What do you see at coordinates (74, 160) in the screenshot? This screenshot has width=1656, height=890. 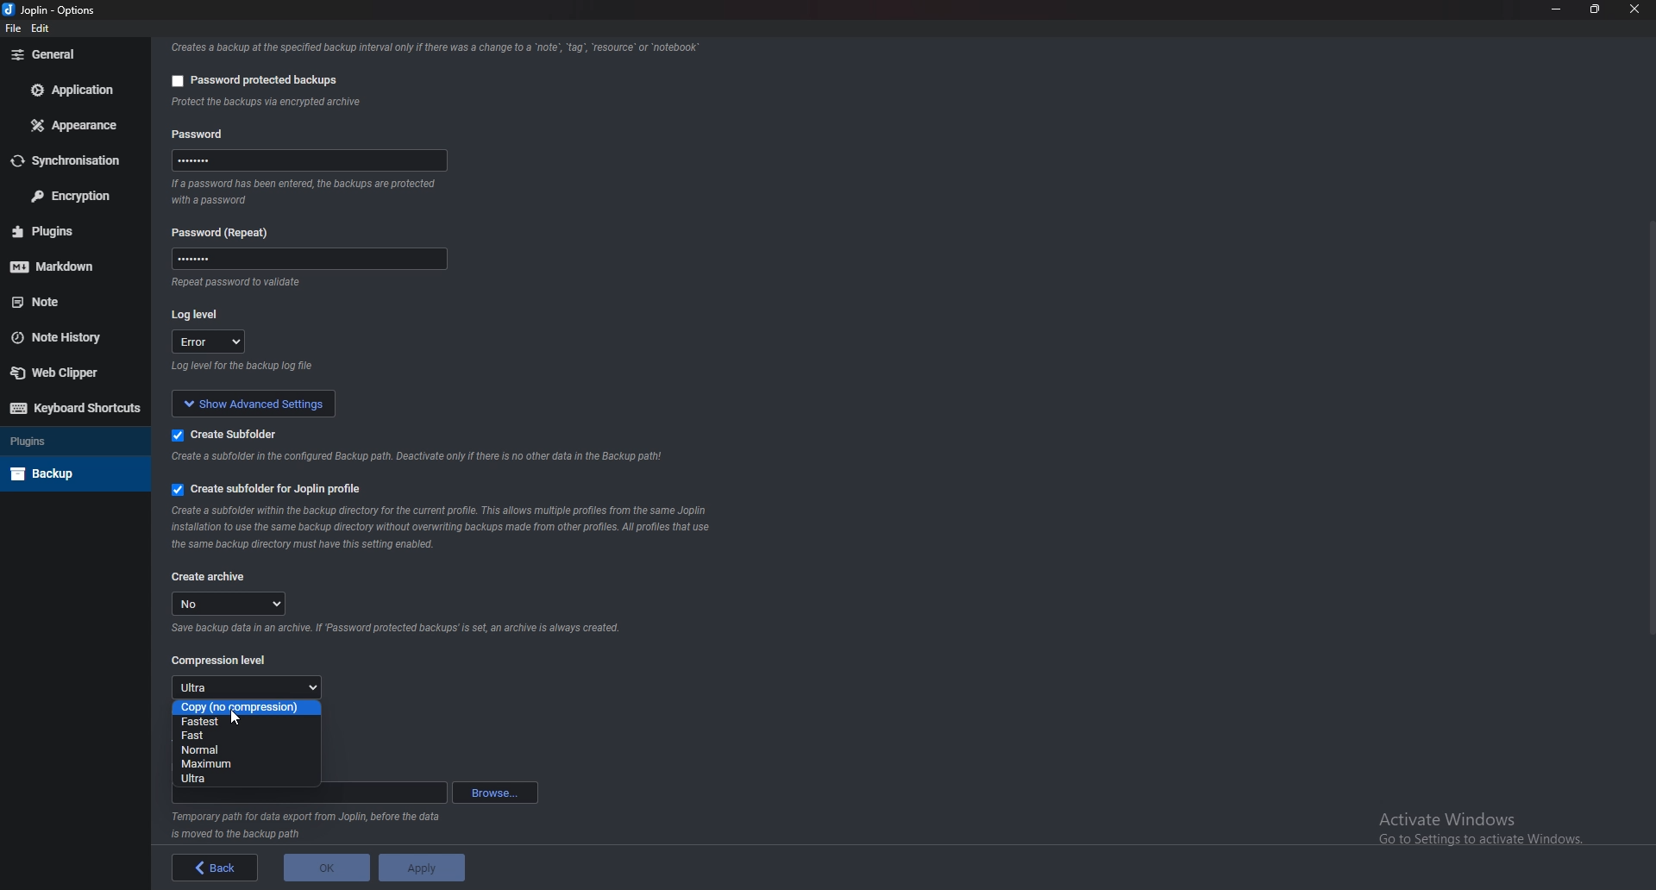 I see `Synchronization` at bounding box center [74, 160].